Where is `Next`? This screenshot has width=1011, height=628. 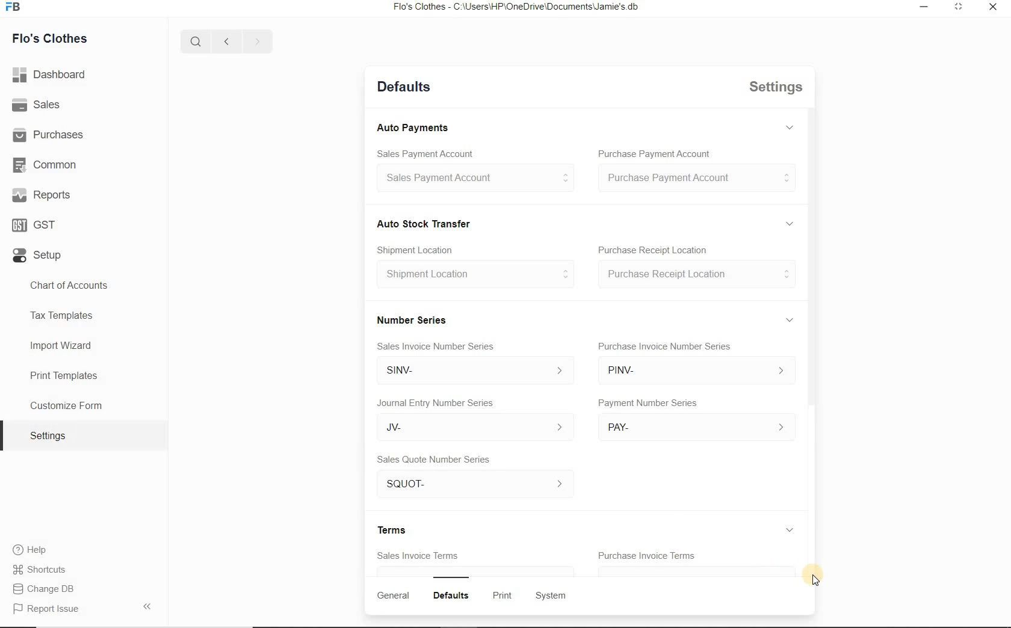
Next is located at coordinates (257, 41).